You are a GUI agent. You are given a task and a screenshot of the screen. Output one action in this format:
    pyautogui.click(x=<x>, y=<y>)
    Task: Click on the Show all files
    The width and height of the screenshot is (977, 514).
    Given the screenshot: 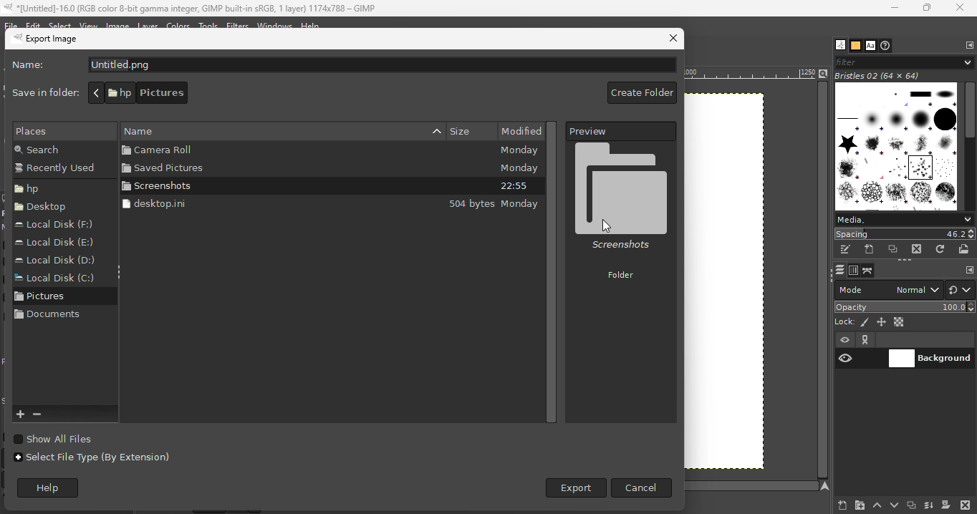 What is the action you would take?
    pyautogui.click(x=67, y=438)
    